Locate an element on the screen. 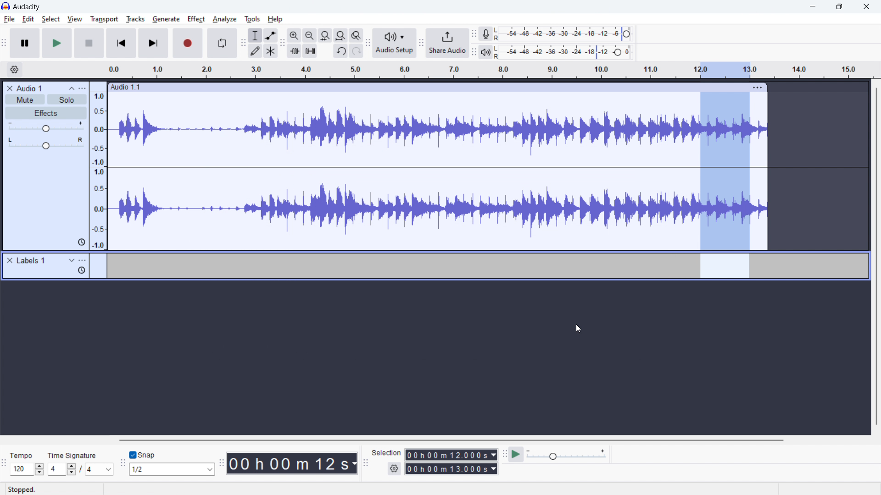 Image resolution: width=881 pixels, height=495 pixels. timeline settings is located at coordinates (14, 70).